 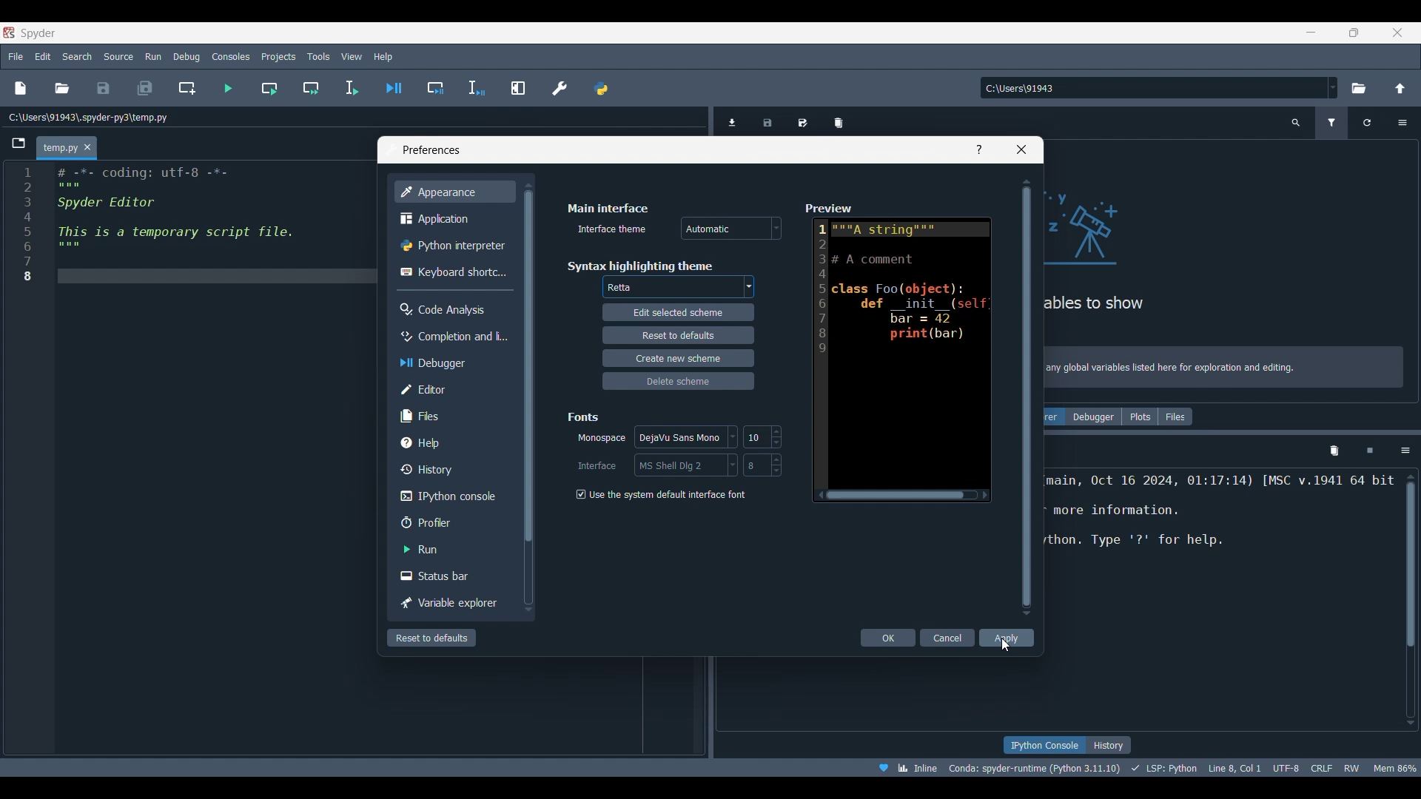 What do you see at coordinates (688, 438) in the screenshot?
I see `monospace font options` at bounding box center [688, 438].